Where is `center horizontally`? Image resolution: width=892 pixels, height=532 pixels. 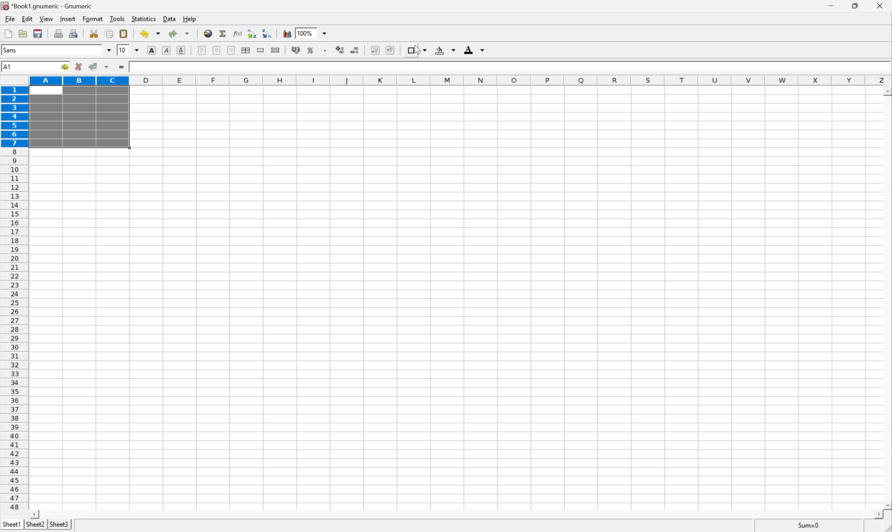 center horizontally is located at coordinates (217, 51).